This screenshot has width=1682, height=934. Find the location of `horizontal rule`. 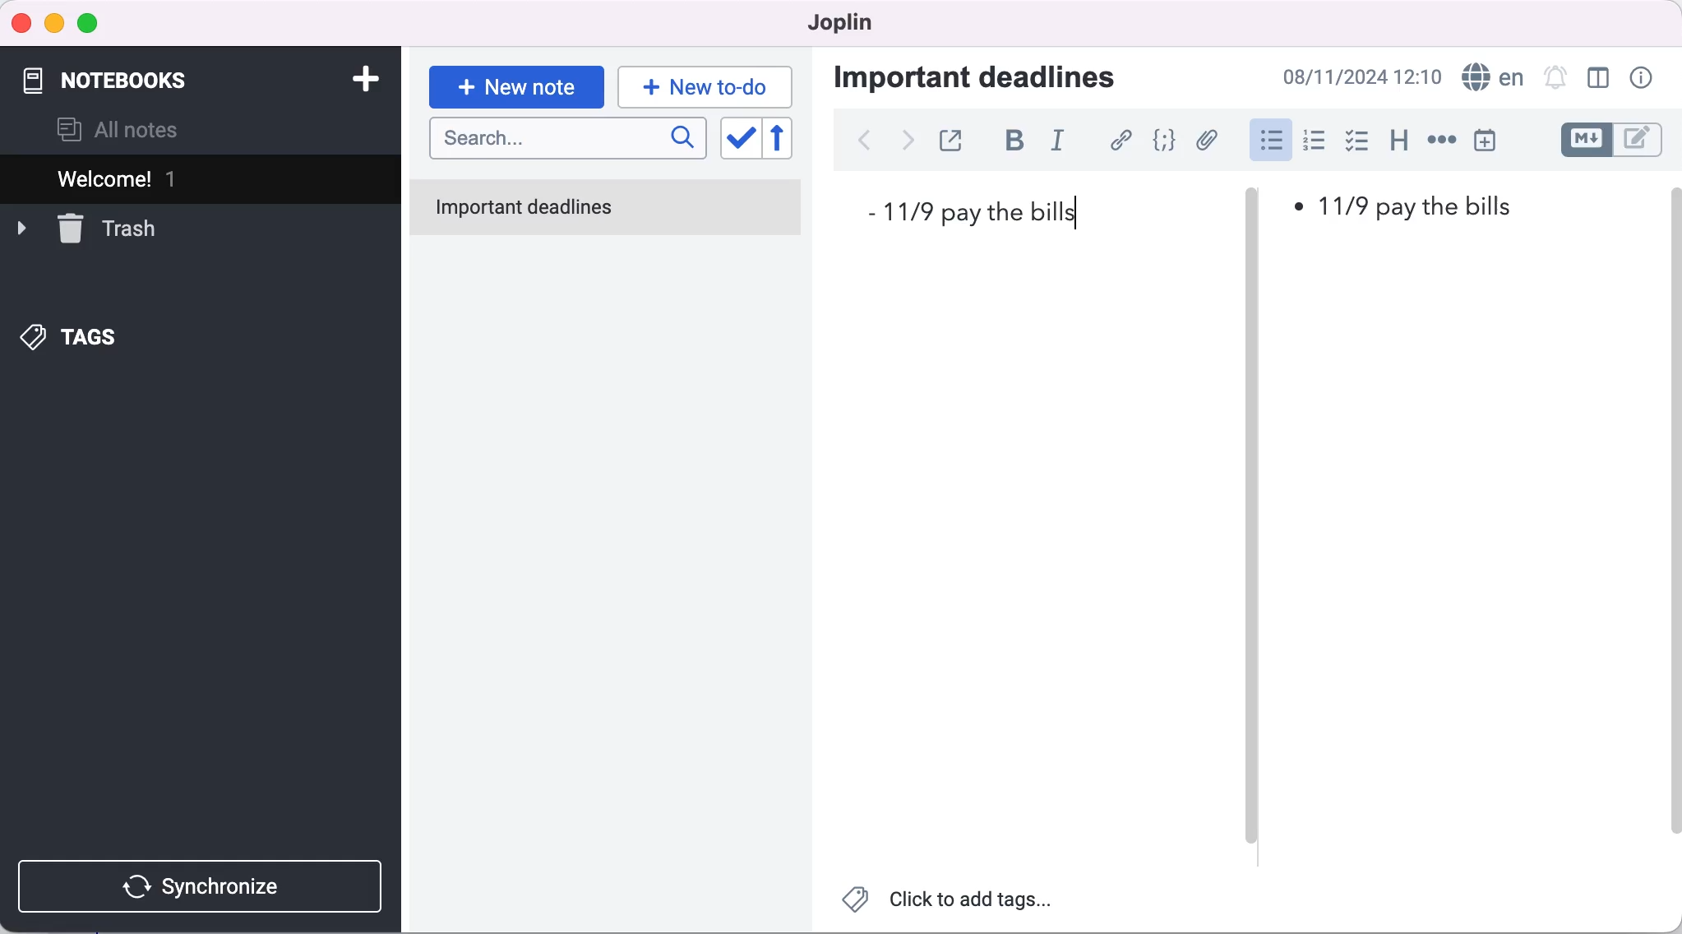

horizontal rule is located at coordinates (1441, 141).